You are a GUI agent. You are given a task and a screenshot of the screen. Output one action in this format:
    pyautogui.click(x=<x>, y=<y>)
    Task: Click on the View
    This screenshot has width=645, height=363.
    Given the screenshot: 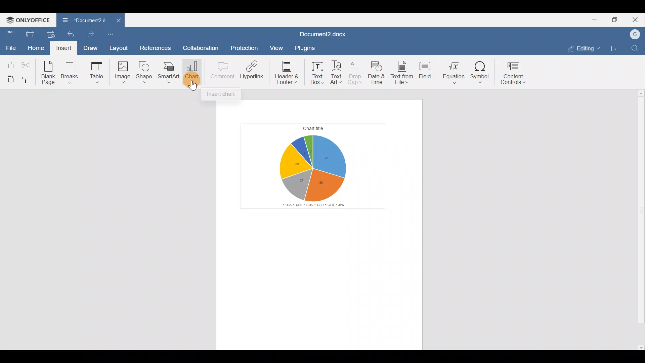 What is the action you would take?
    pyautogui.click(x=274, y=48)
    